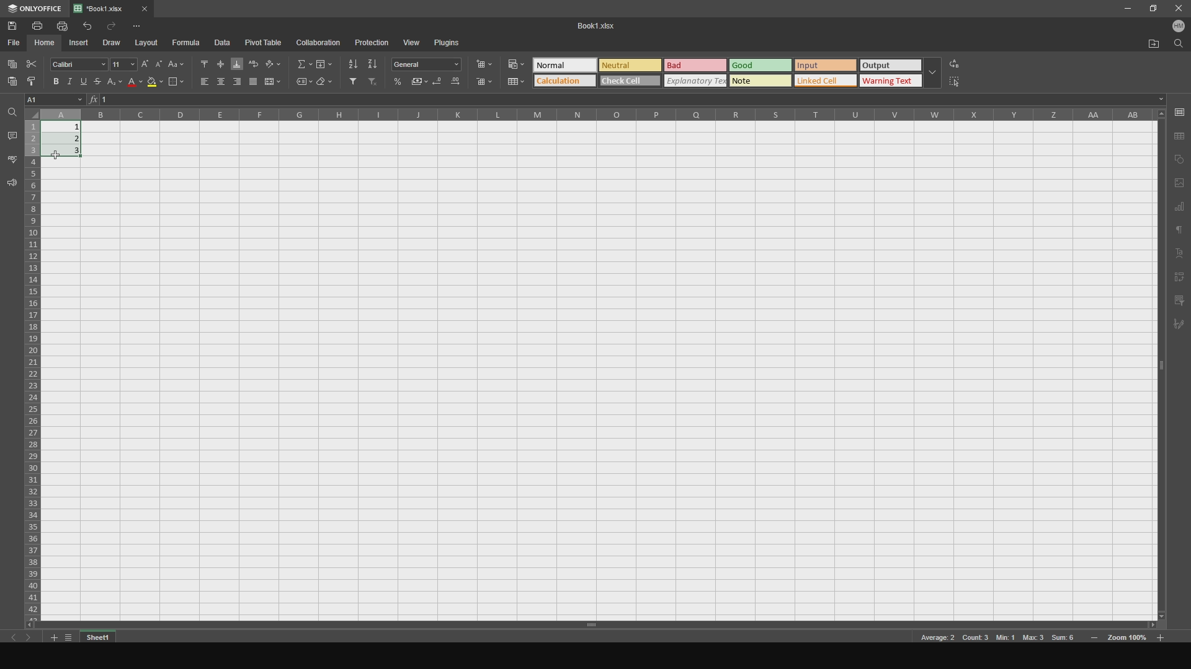 Image resolution: width=1191 pixels, height=669 pixels. Describe the element at coordinates (10, 85) in the screenshot. I see `paste` at that location.